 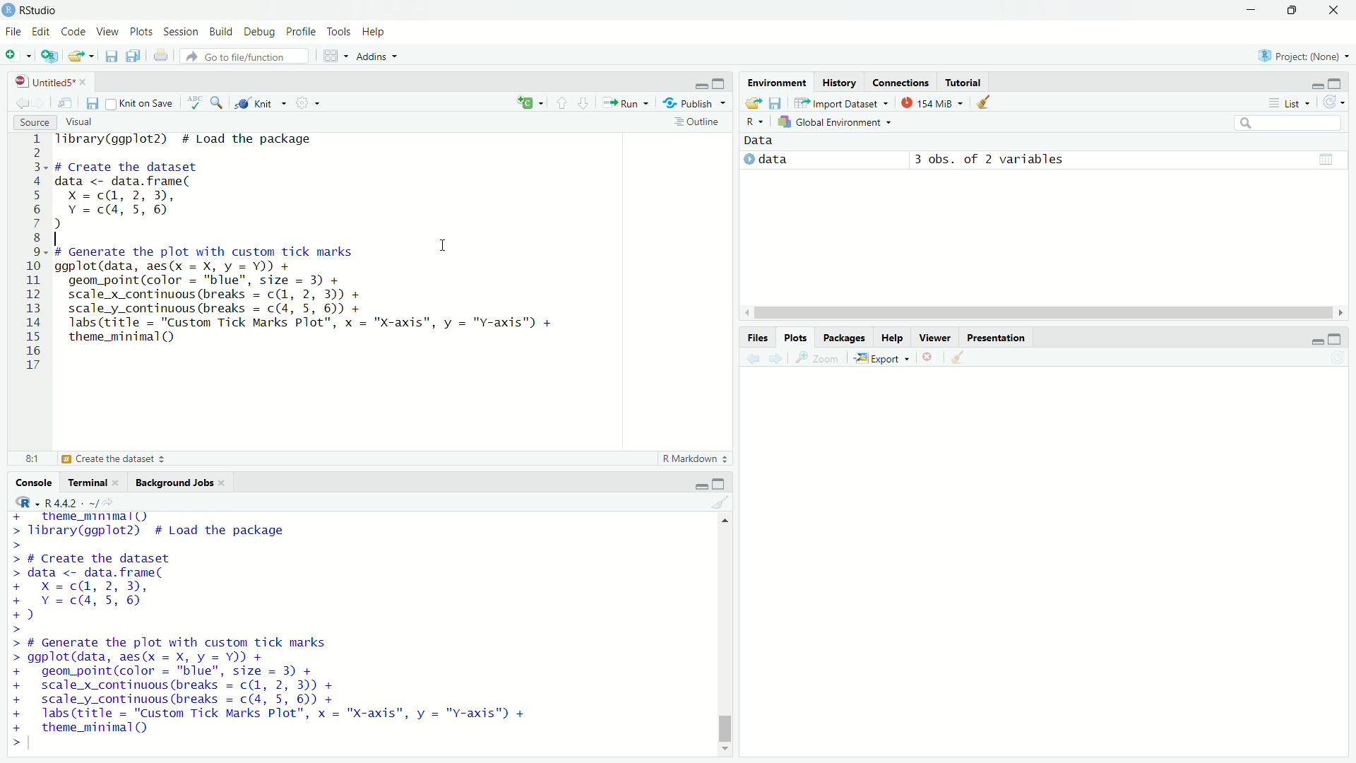 What do you see at coordinates (112, 56) in the screenshot?
I see `save current document` at bounding box center [112, 56].